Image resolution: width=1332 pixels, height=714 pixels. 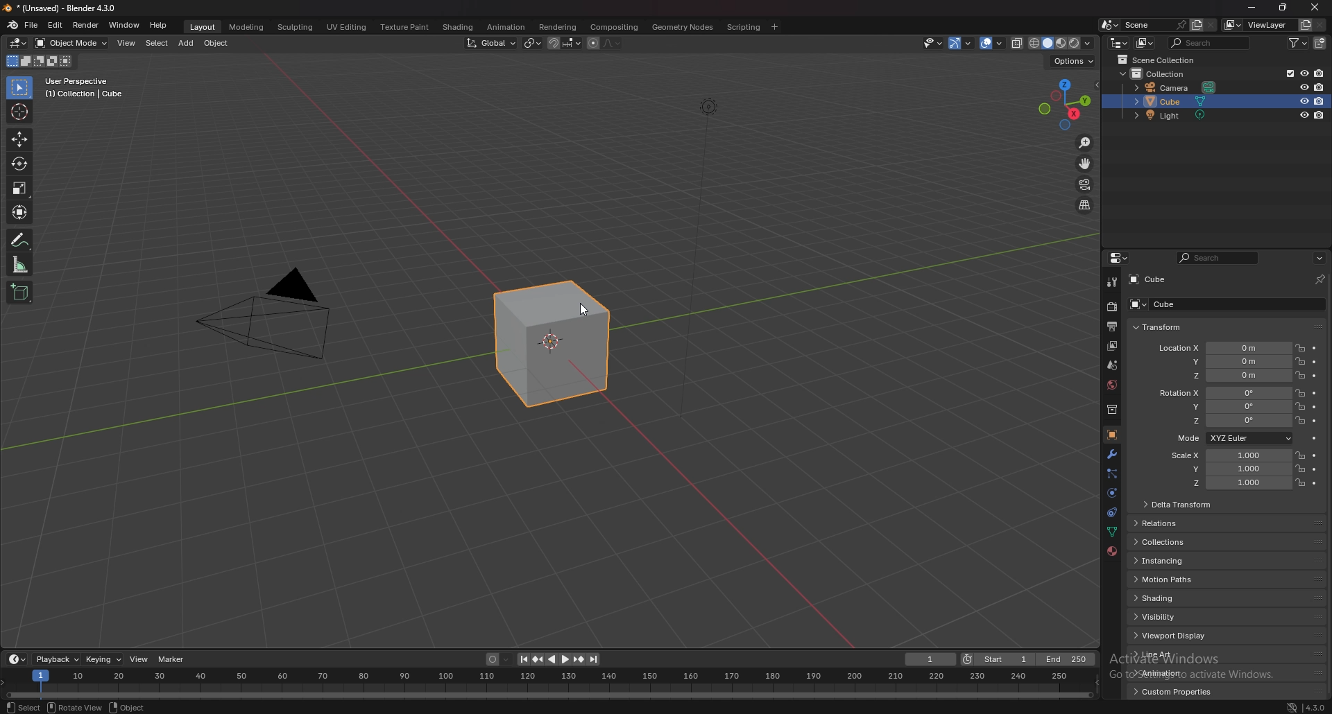 What do you see at coordinates (1302, 115) in the screenshot?
I see `hide in viewport` at bounding box center [1302, 115].